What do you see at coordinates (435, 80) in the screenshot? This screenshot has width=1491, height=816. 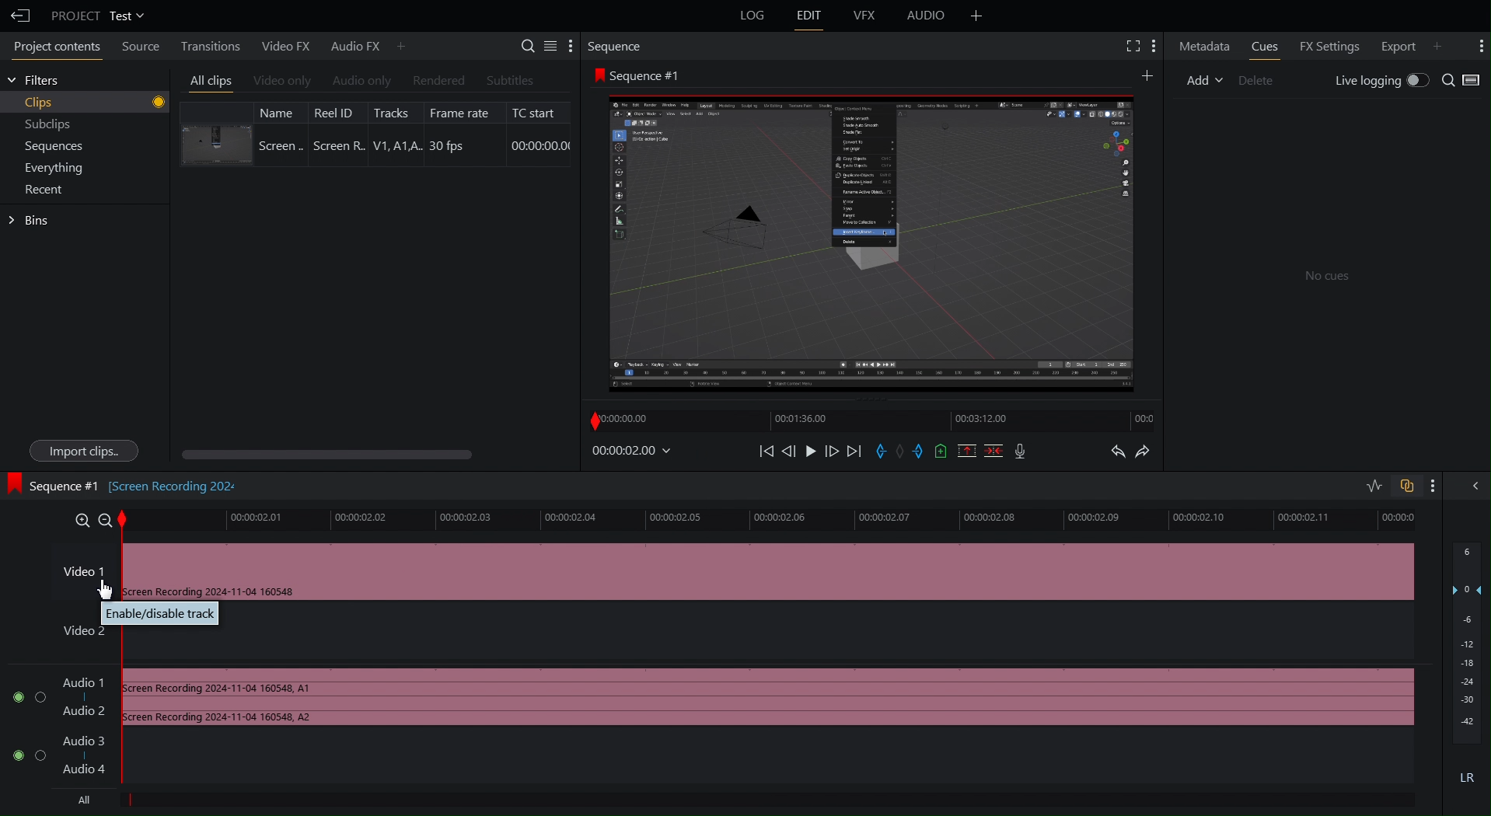 I see `Rendered` at bounding box center [435, 80].